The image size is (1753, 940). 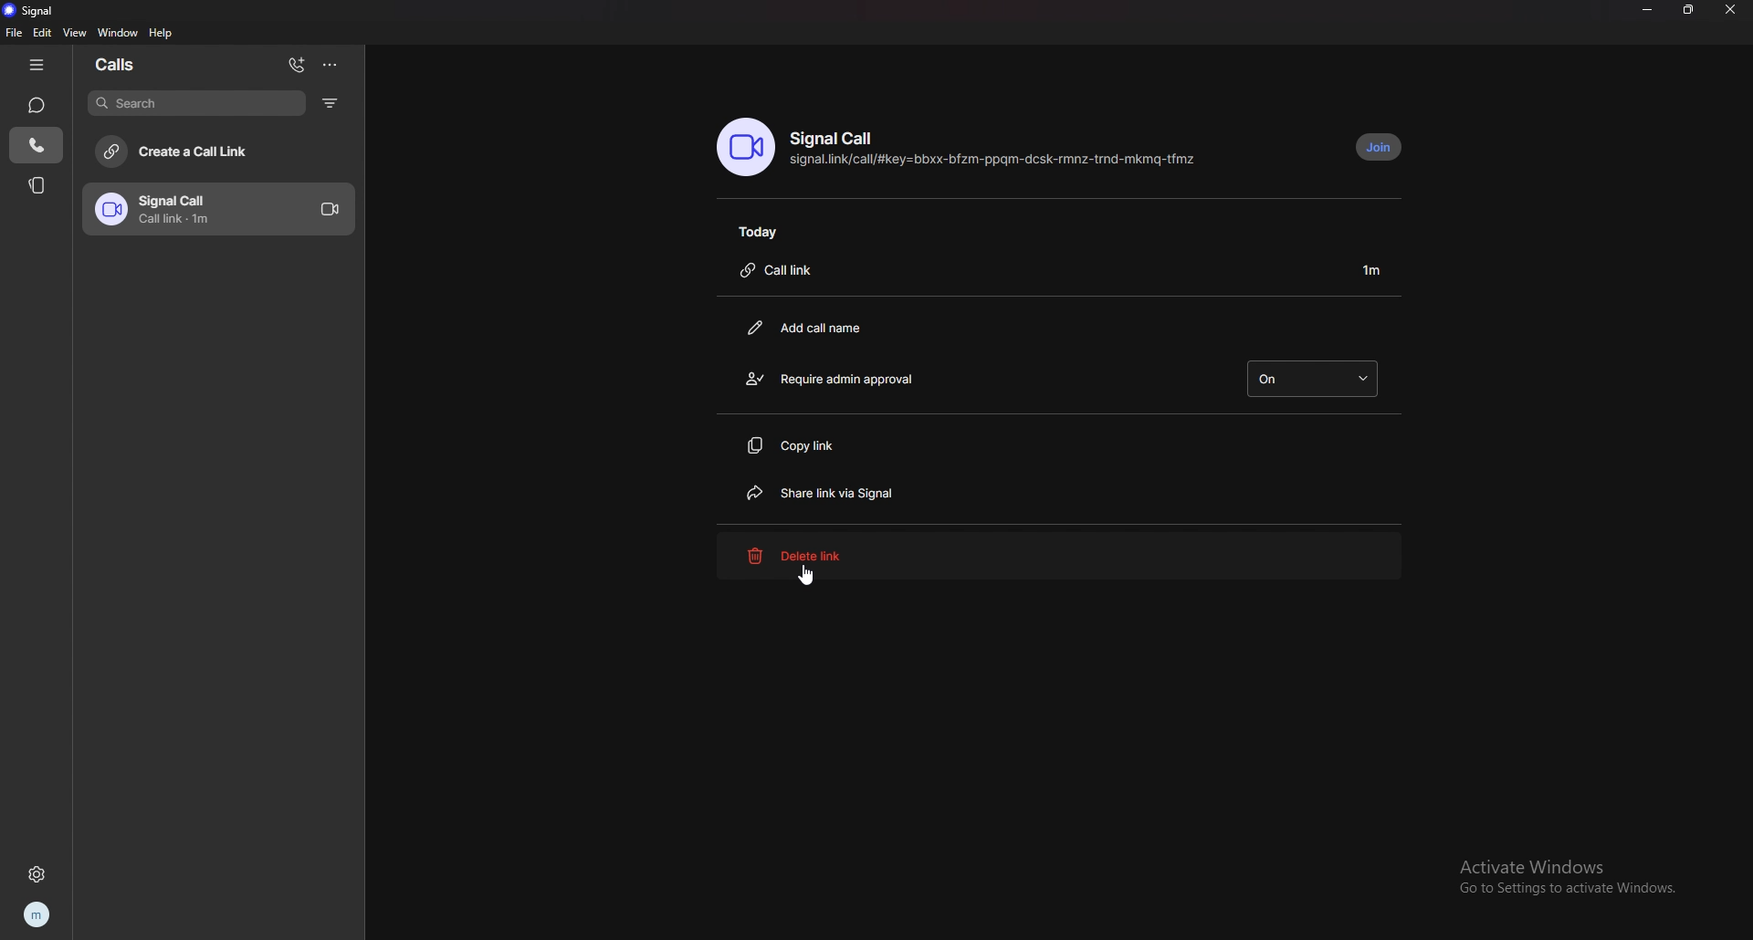 I want to click on call, so click(x=36, y=147).